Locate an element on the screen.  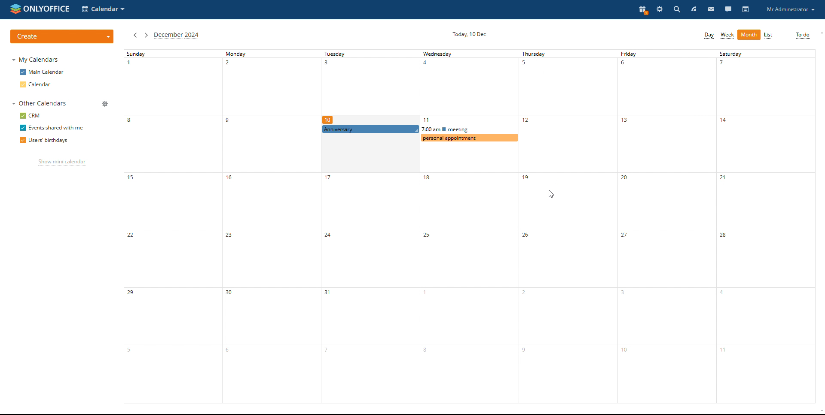
other calendars is located at coordinates (39, 103).